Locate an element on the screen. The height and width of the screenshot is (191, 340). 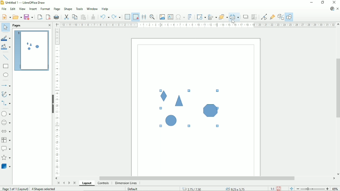
View is located at coordinates (22, 9).